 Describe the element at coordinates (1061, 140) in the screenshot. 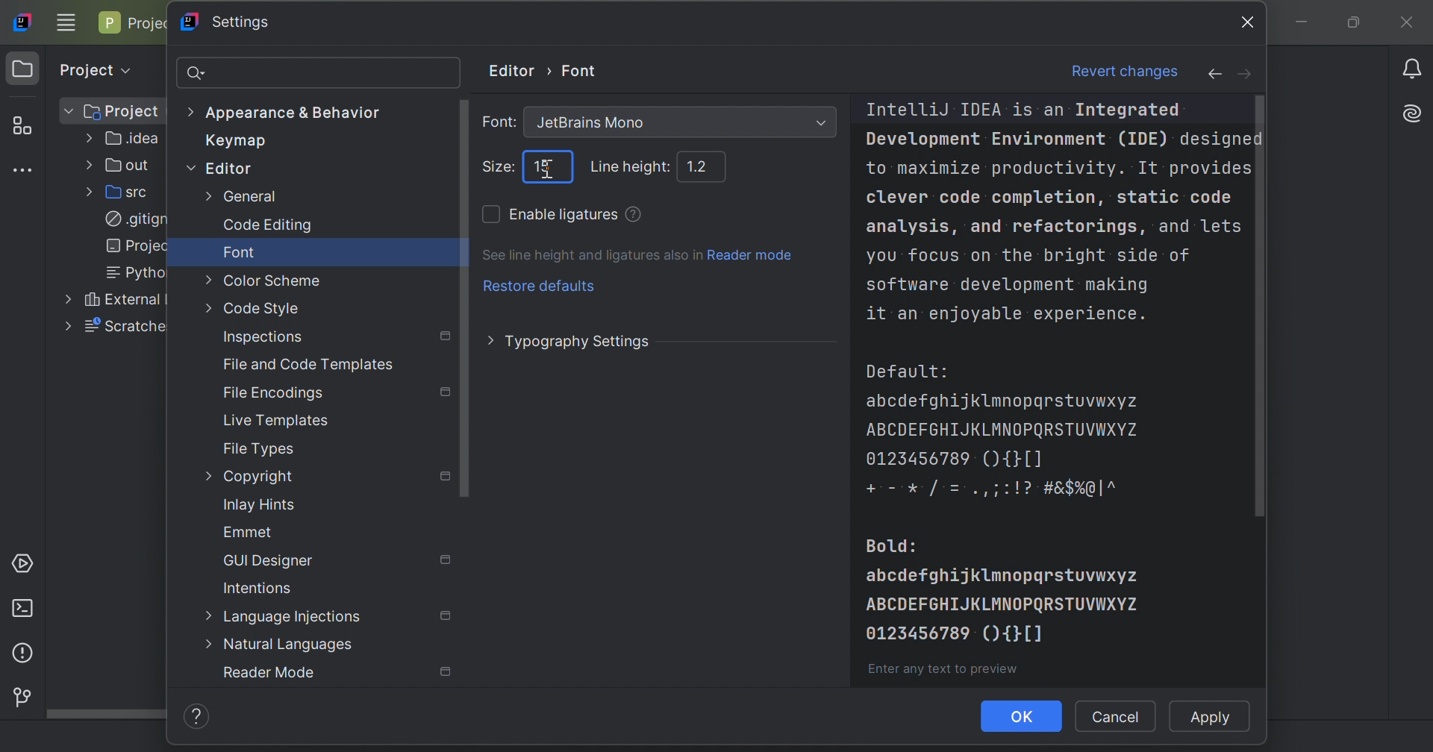

I see `Development Environment (IDE) designed` at that location.